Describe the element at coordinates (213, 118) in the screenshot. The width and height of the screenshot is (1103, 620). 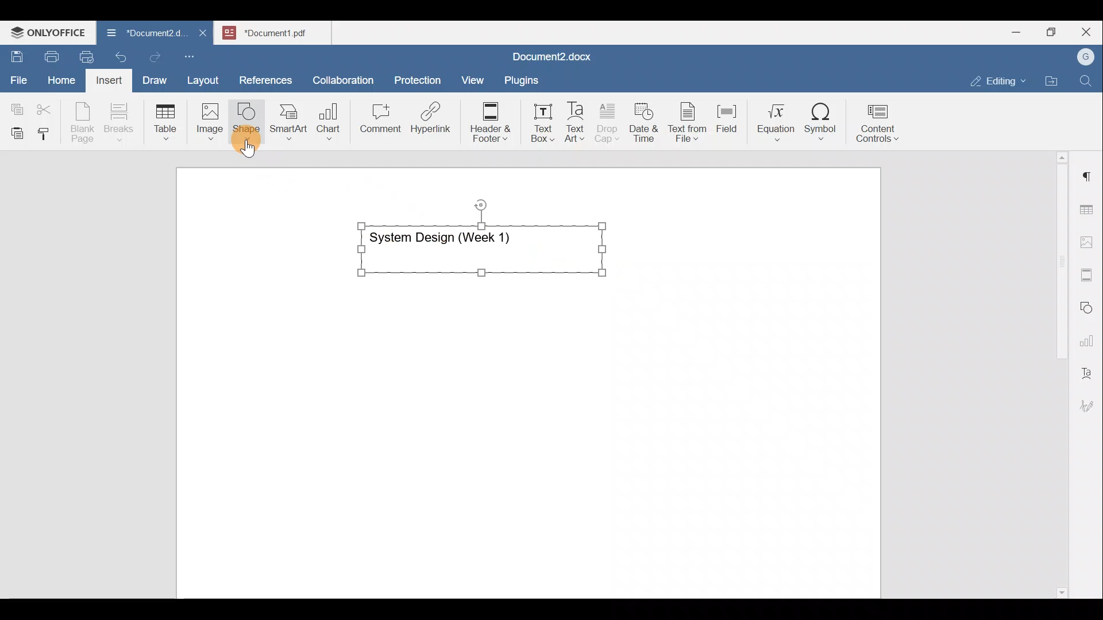
I see `Image` at that location.